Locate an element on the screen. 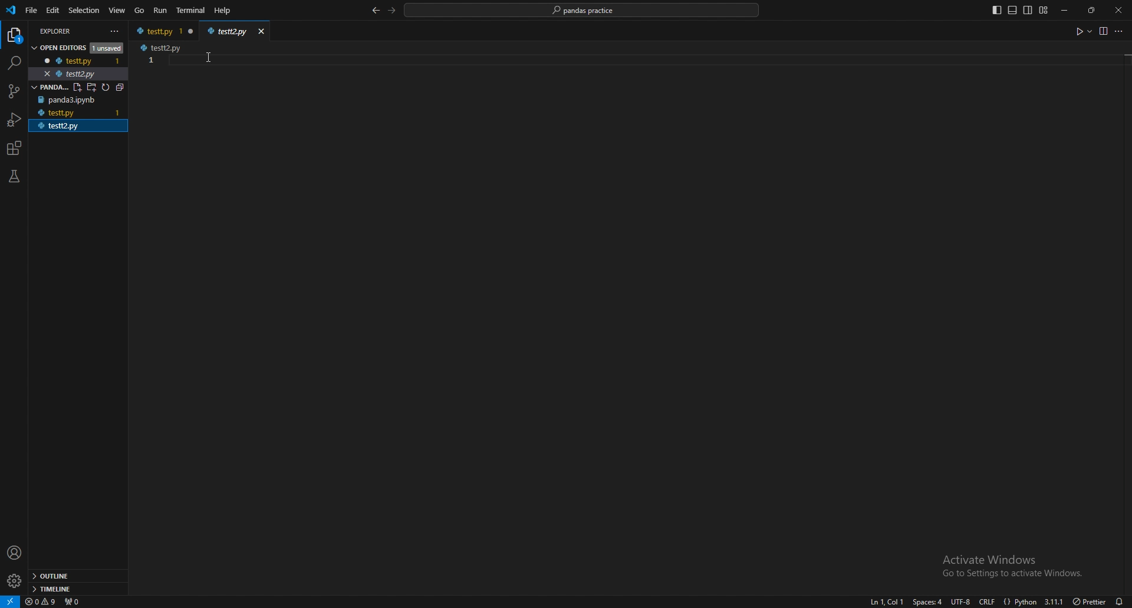 The height and width of the screenshot is (608, 1132). resize is located at coordinates (1093, 10).